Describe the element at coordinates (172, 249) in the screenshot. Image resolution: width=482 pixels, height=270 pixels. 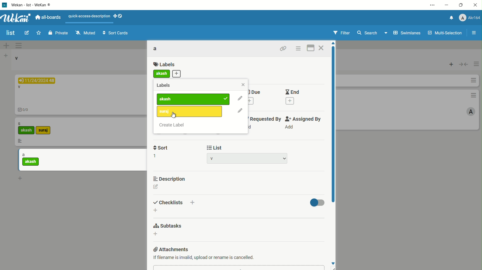
I see `attachments` at that location.